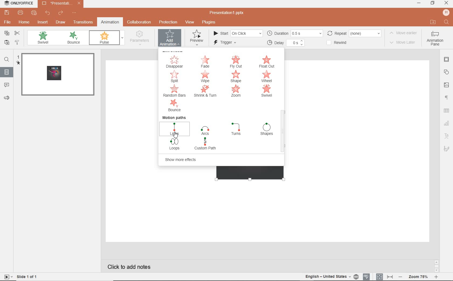 The height and width of the screenshot is (281, 453). What do you see at coordinates (403, 43) in the screenshot?
I see `move later` at bounding box center [403, 43].